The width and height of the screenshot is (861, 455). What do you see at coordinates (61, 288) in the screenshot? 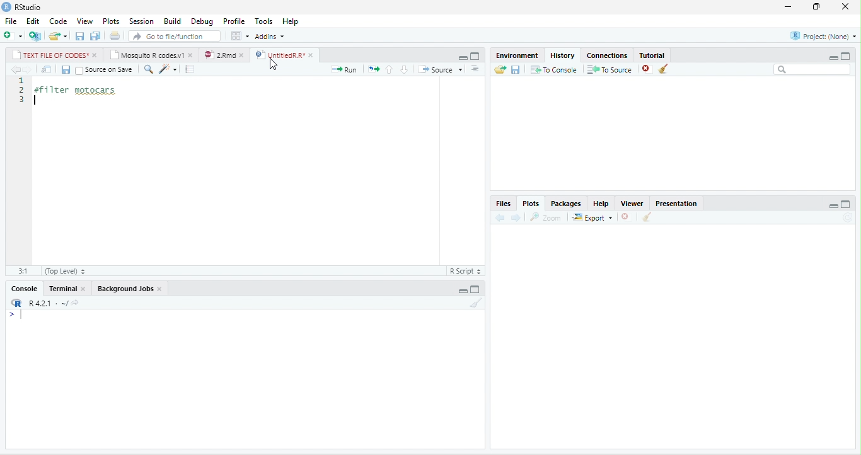
I see `Terminal` at bounding box center [61, 288].